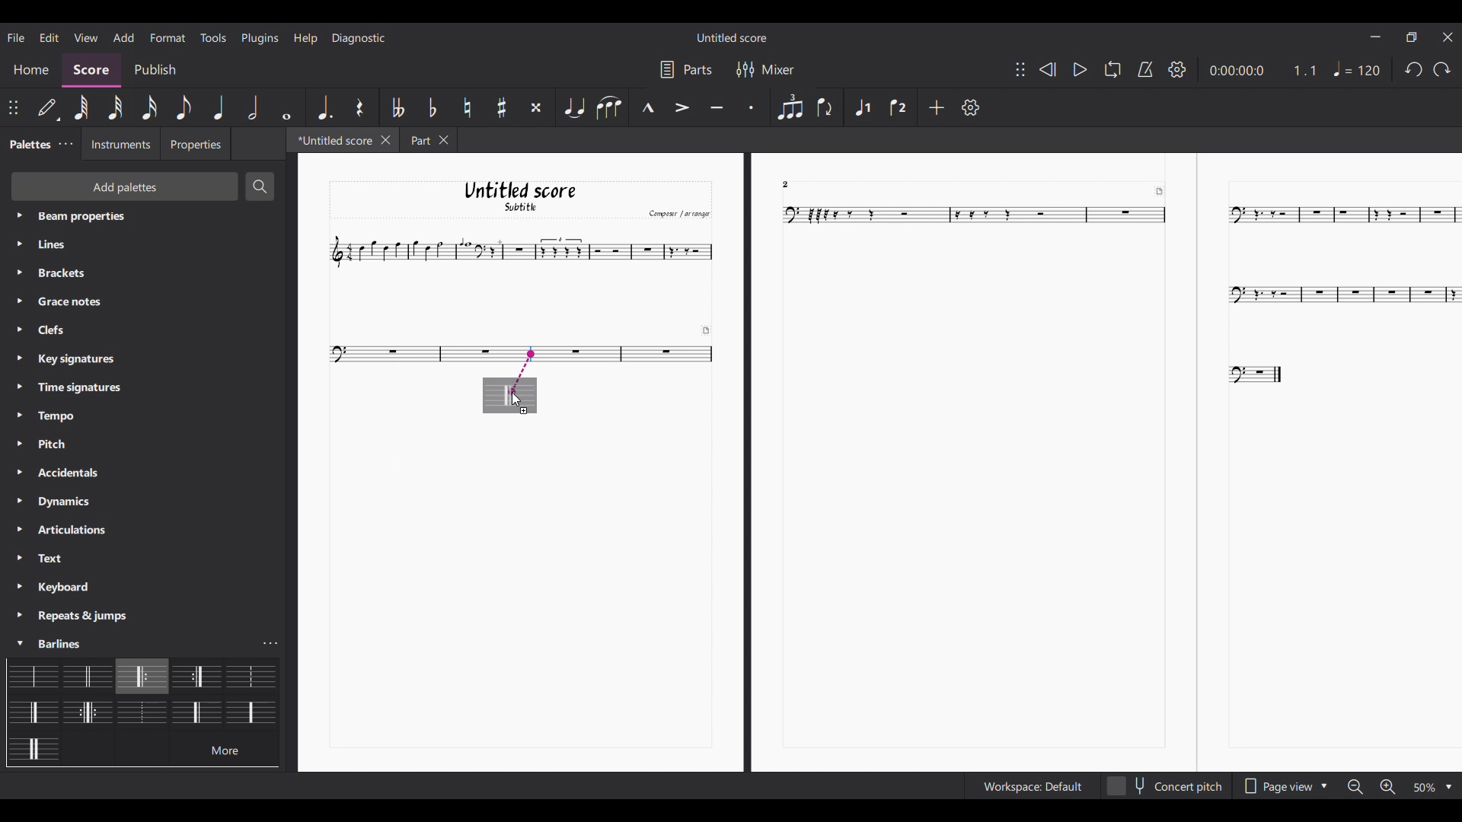  I want to click on Palette settings, so click(55, 500).